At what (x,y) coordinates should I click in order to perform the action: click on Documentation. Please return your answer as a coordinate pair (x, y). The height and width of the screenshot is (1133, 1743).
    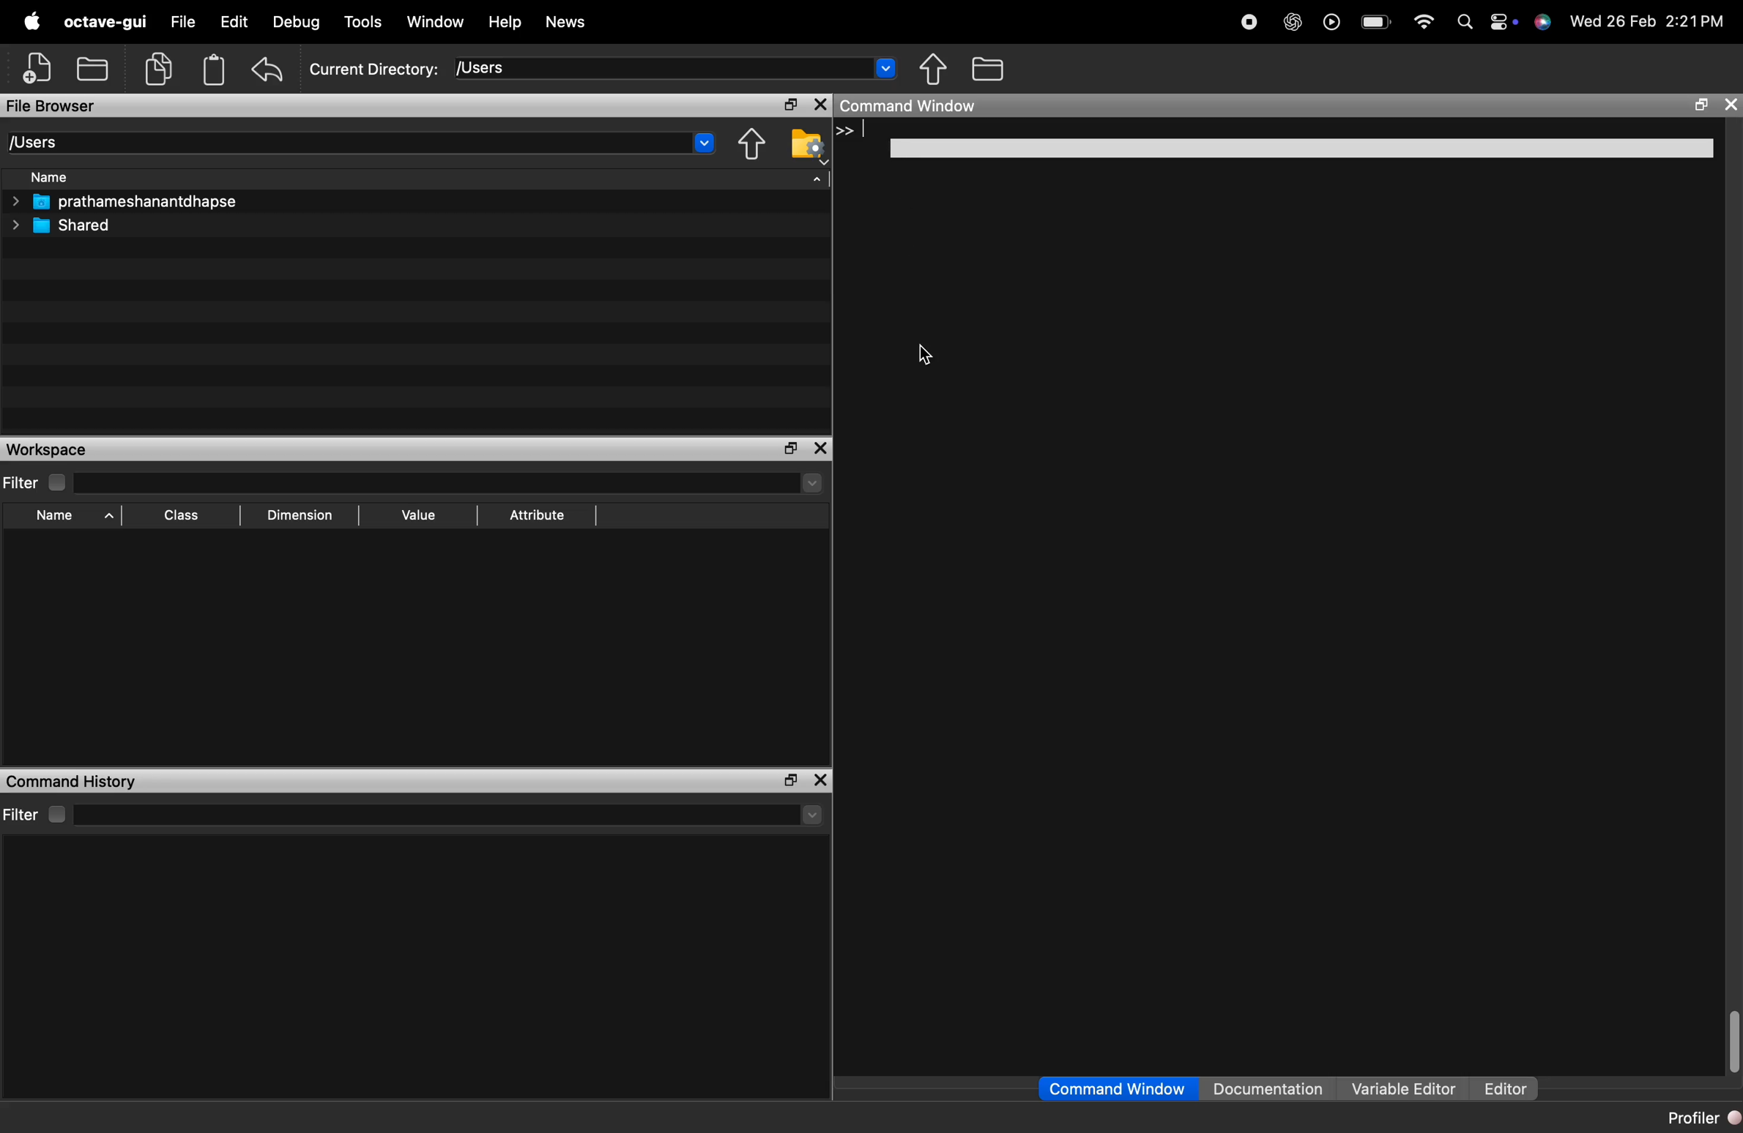
    Looking at the image, I should click on (1271, 1088).